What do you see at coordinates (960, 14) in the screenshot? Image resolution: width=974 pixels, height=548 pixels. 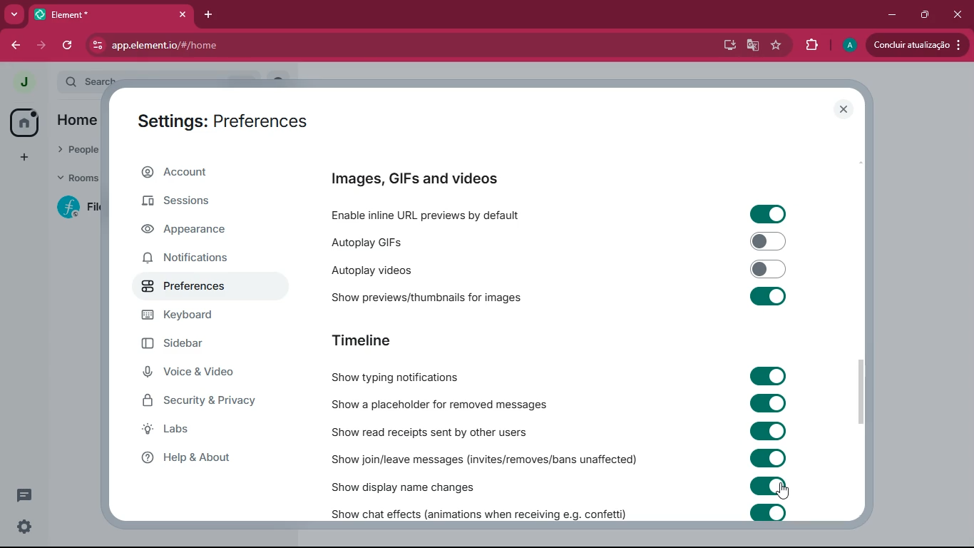 I see `close` at bounding box center [960, 14].